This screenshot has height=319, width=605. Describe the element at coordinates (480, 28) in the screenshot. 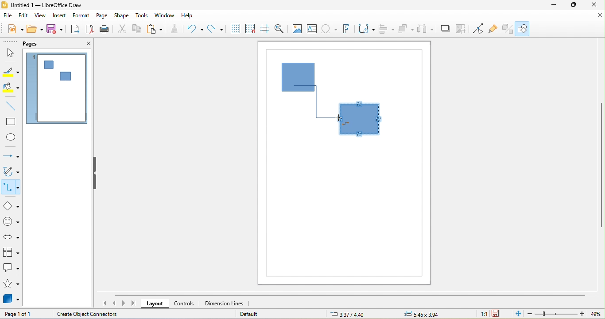

I see `toggle point edit mode` at that location.